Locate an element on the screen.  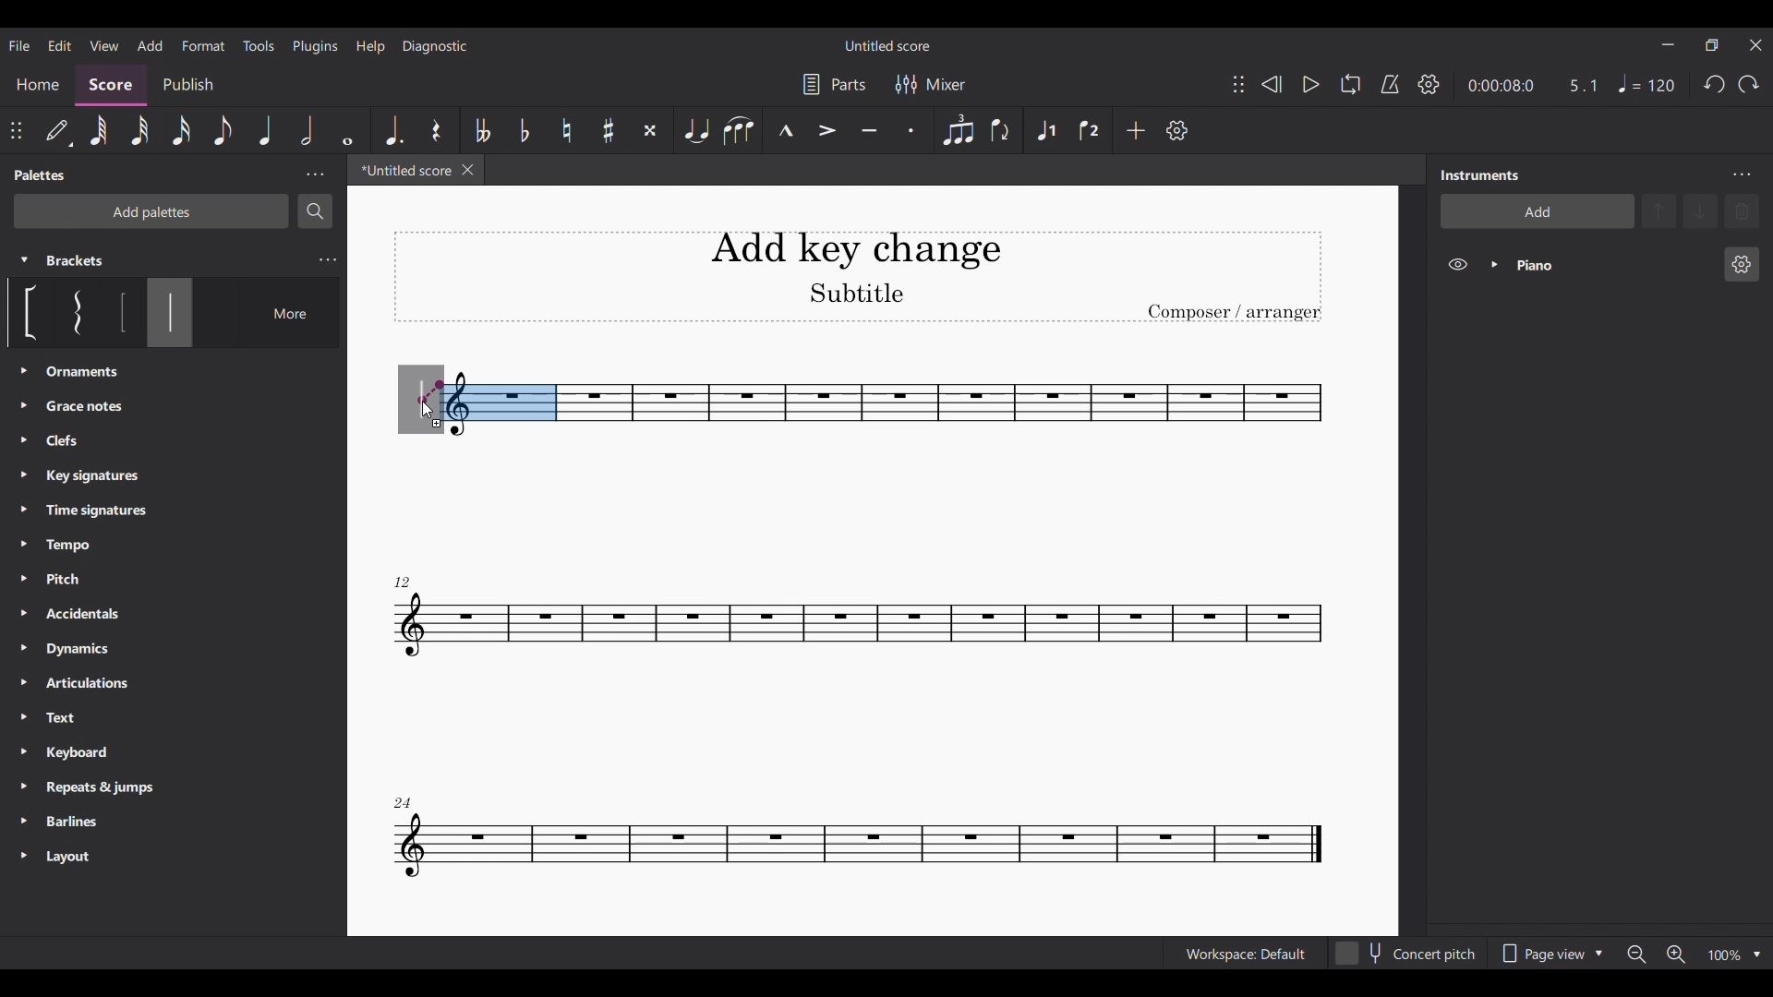
Title of current selection is located at coordinates (76, 260).